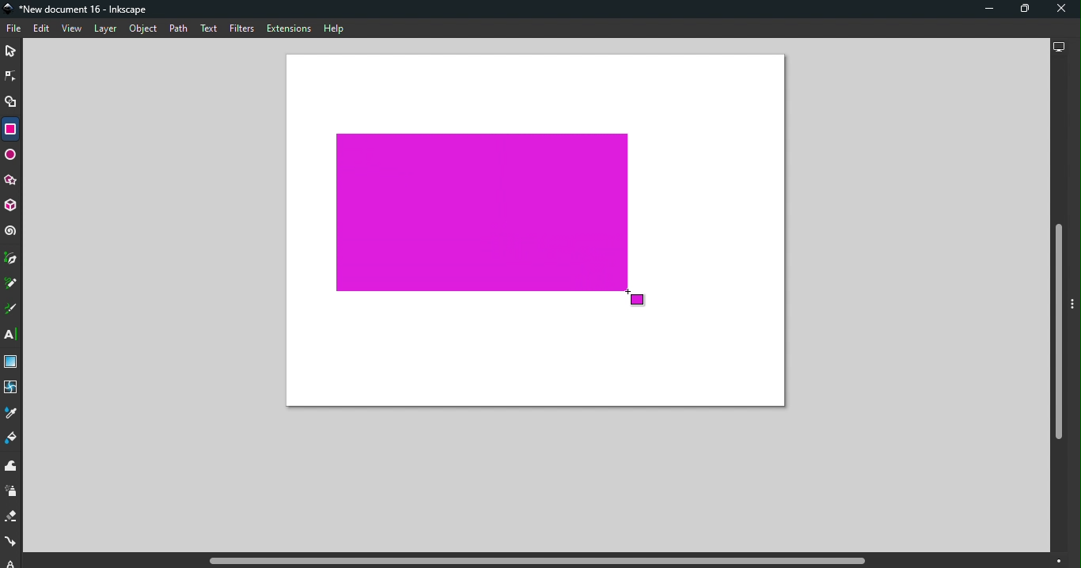 The width and height of the screenshot is (1081, 568). Describe the element at coordinates (636, 297) in the screenshot. I see `Cursor` at that location.